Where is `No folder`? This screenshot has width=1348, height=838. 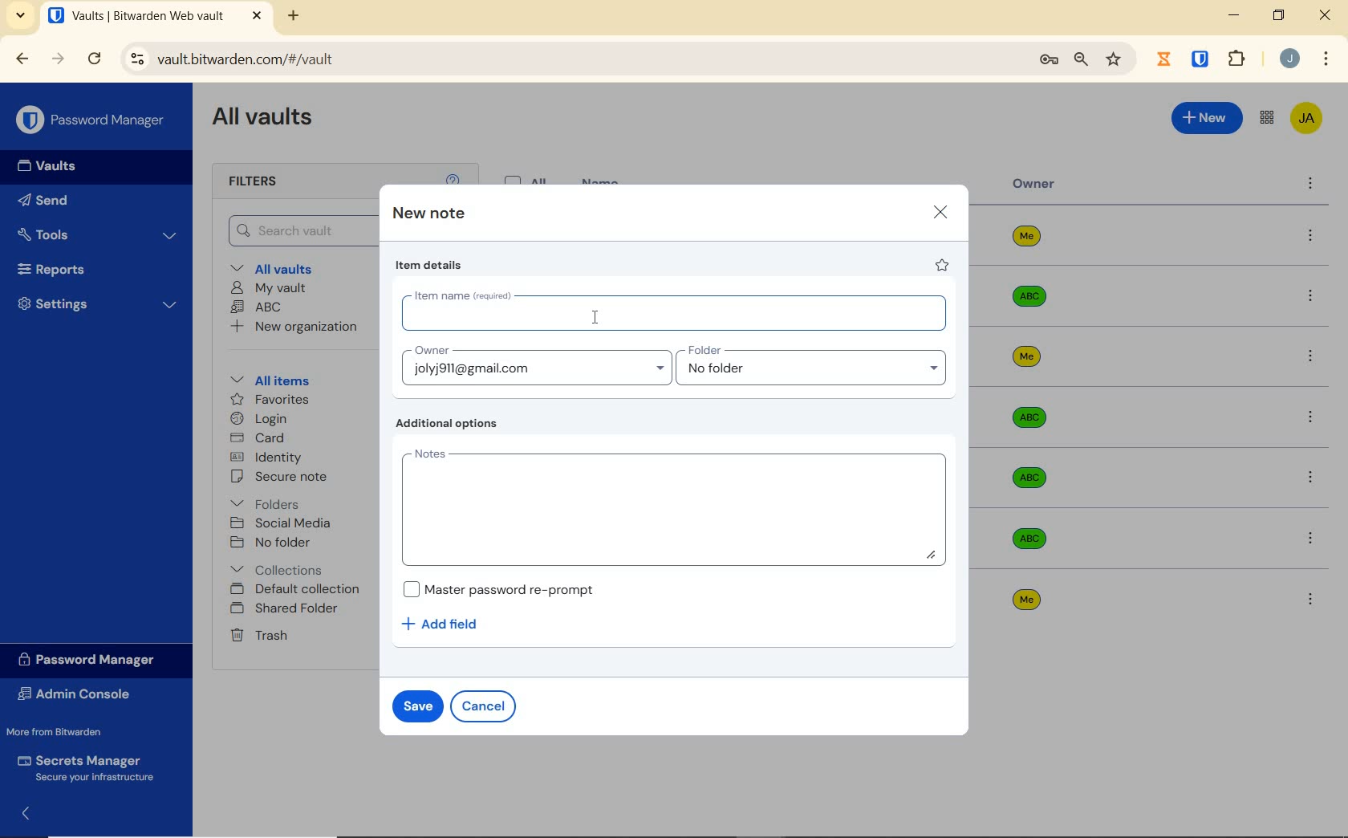
No folder is located at coordinates (274, 543).